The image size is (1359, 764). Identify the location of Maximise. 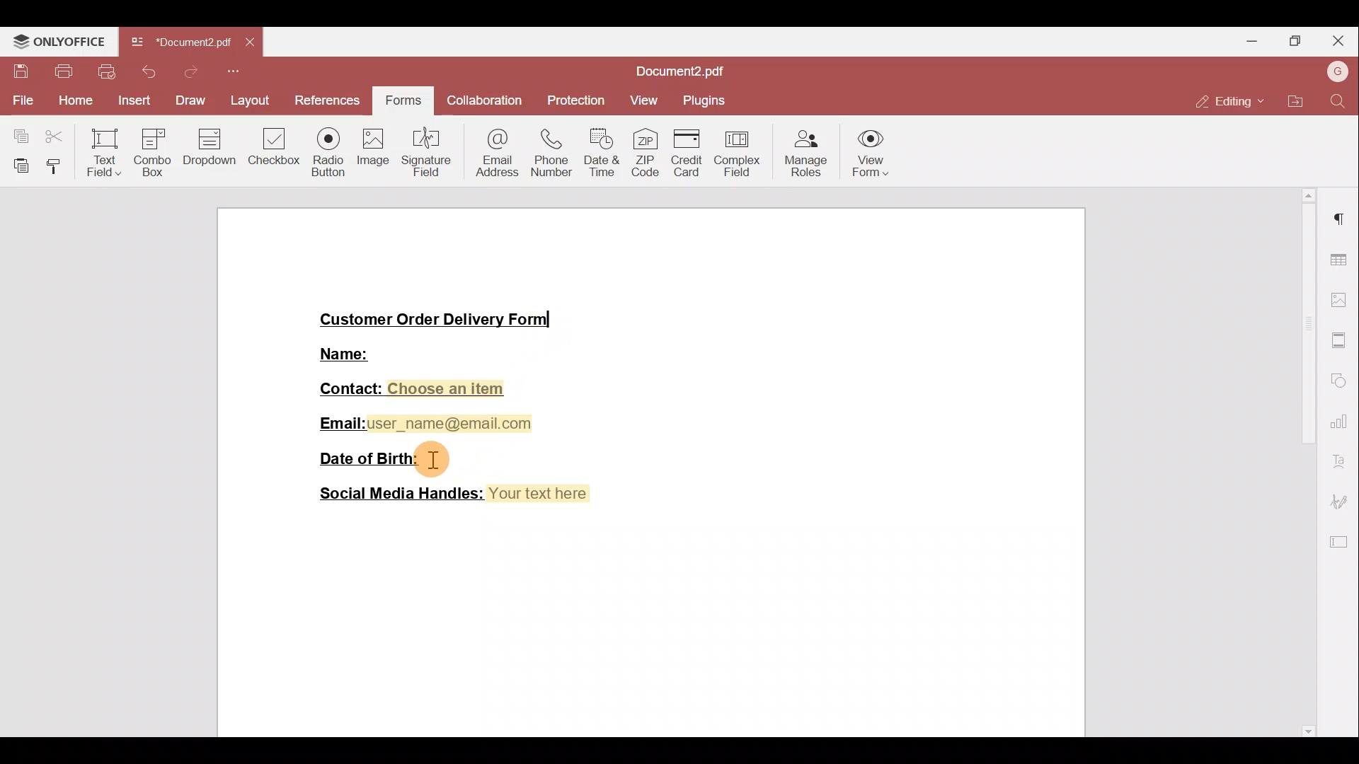
(1296, 40).